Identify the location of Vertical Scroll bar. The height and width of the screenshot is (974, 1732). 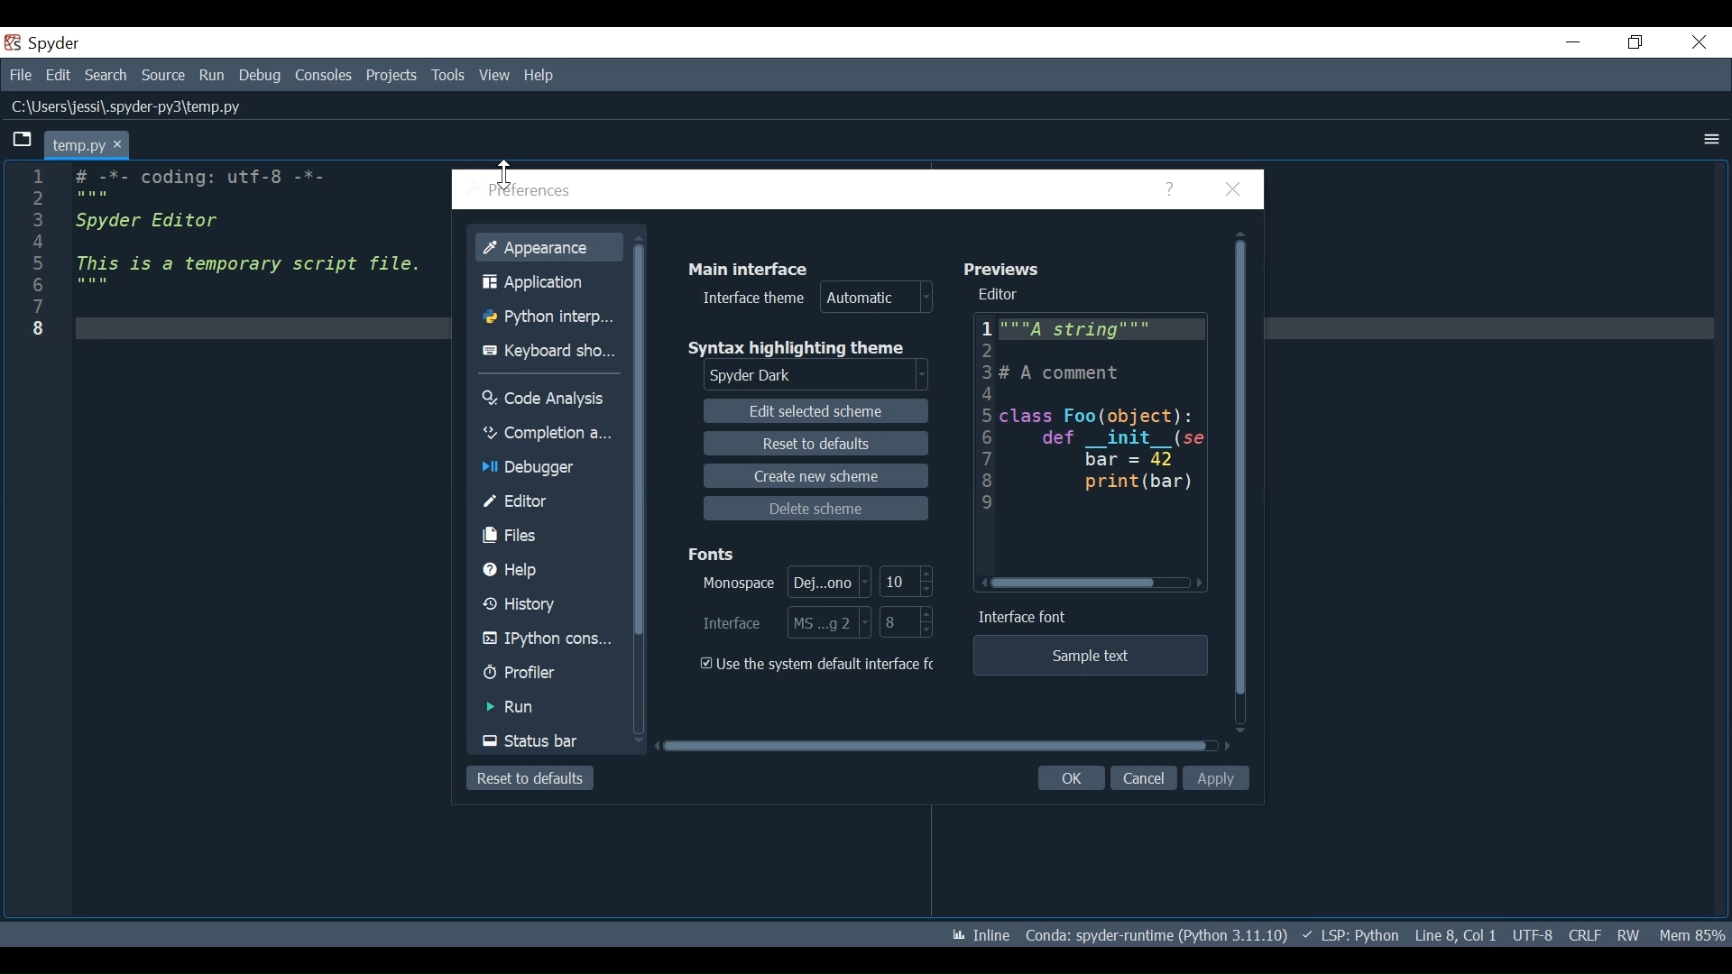
(1242, 472).